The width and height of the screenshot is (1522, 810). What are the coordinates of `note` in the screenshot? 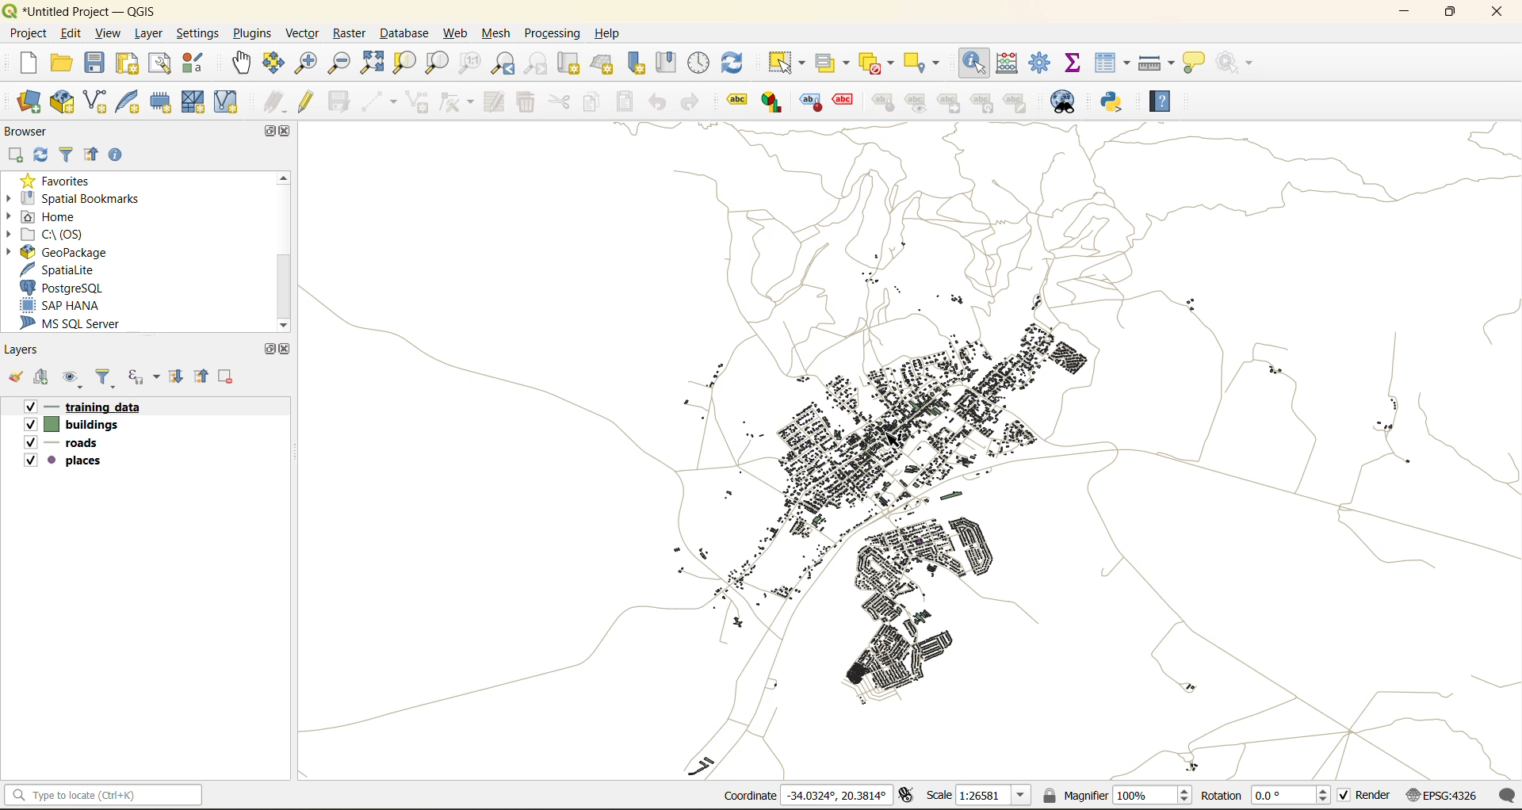 It's located at (1023, 104).